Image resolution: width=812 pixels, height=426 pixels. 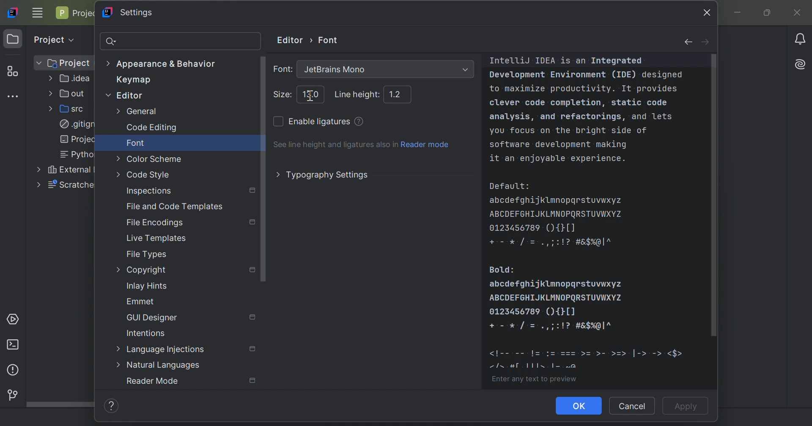 I want to click on Inlay hints, so click(x=148, y=286).